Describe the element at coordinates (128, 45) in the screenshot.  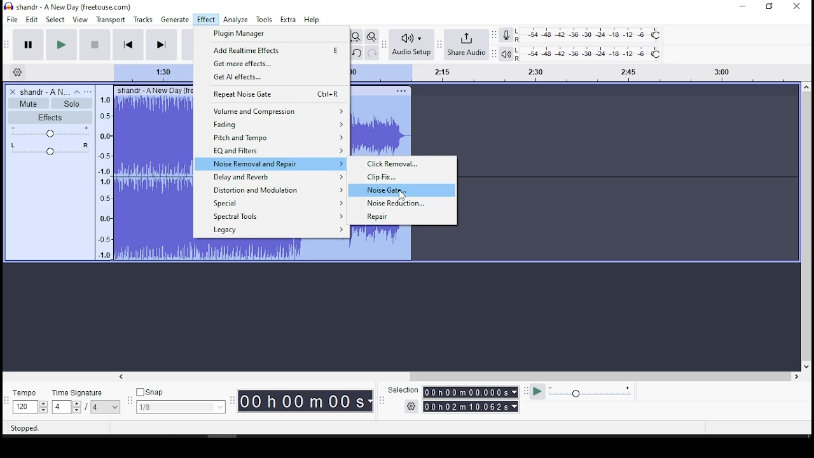
I see `skip to start` at that location.